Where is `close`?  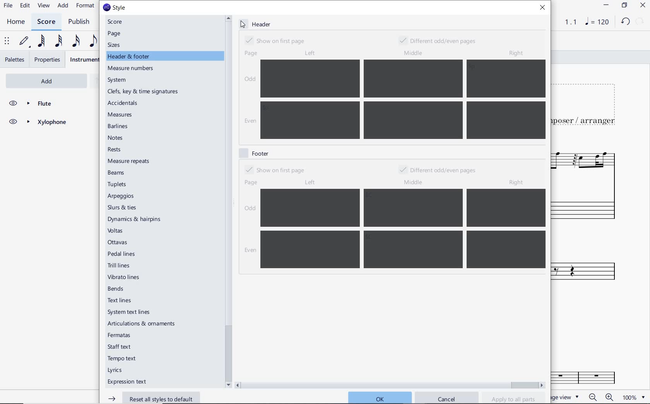 close is located at coordinates (544, 9).